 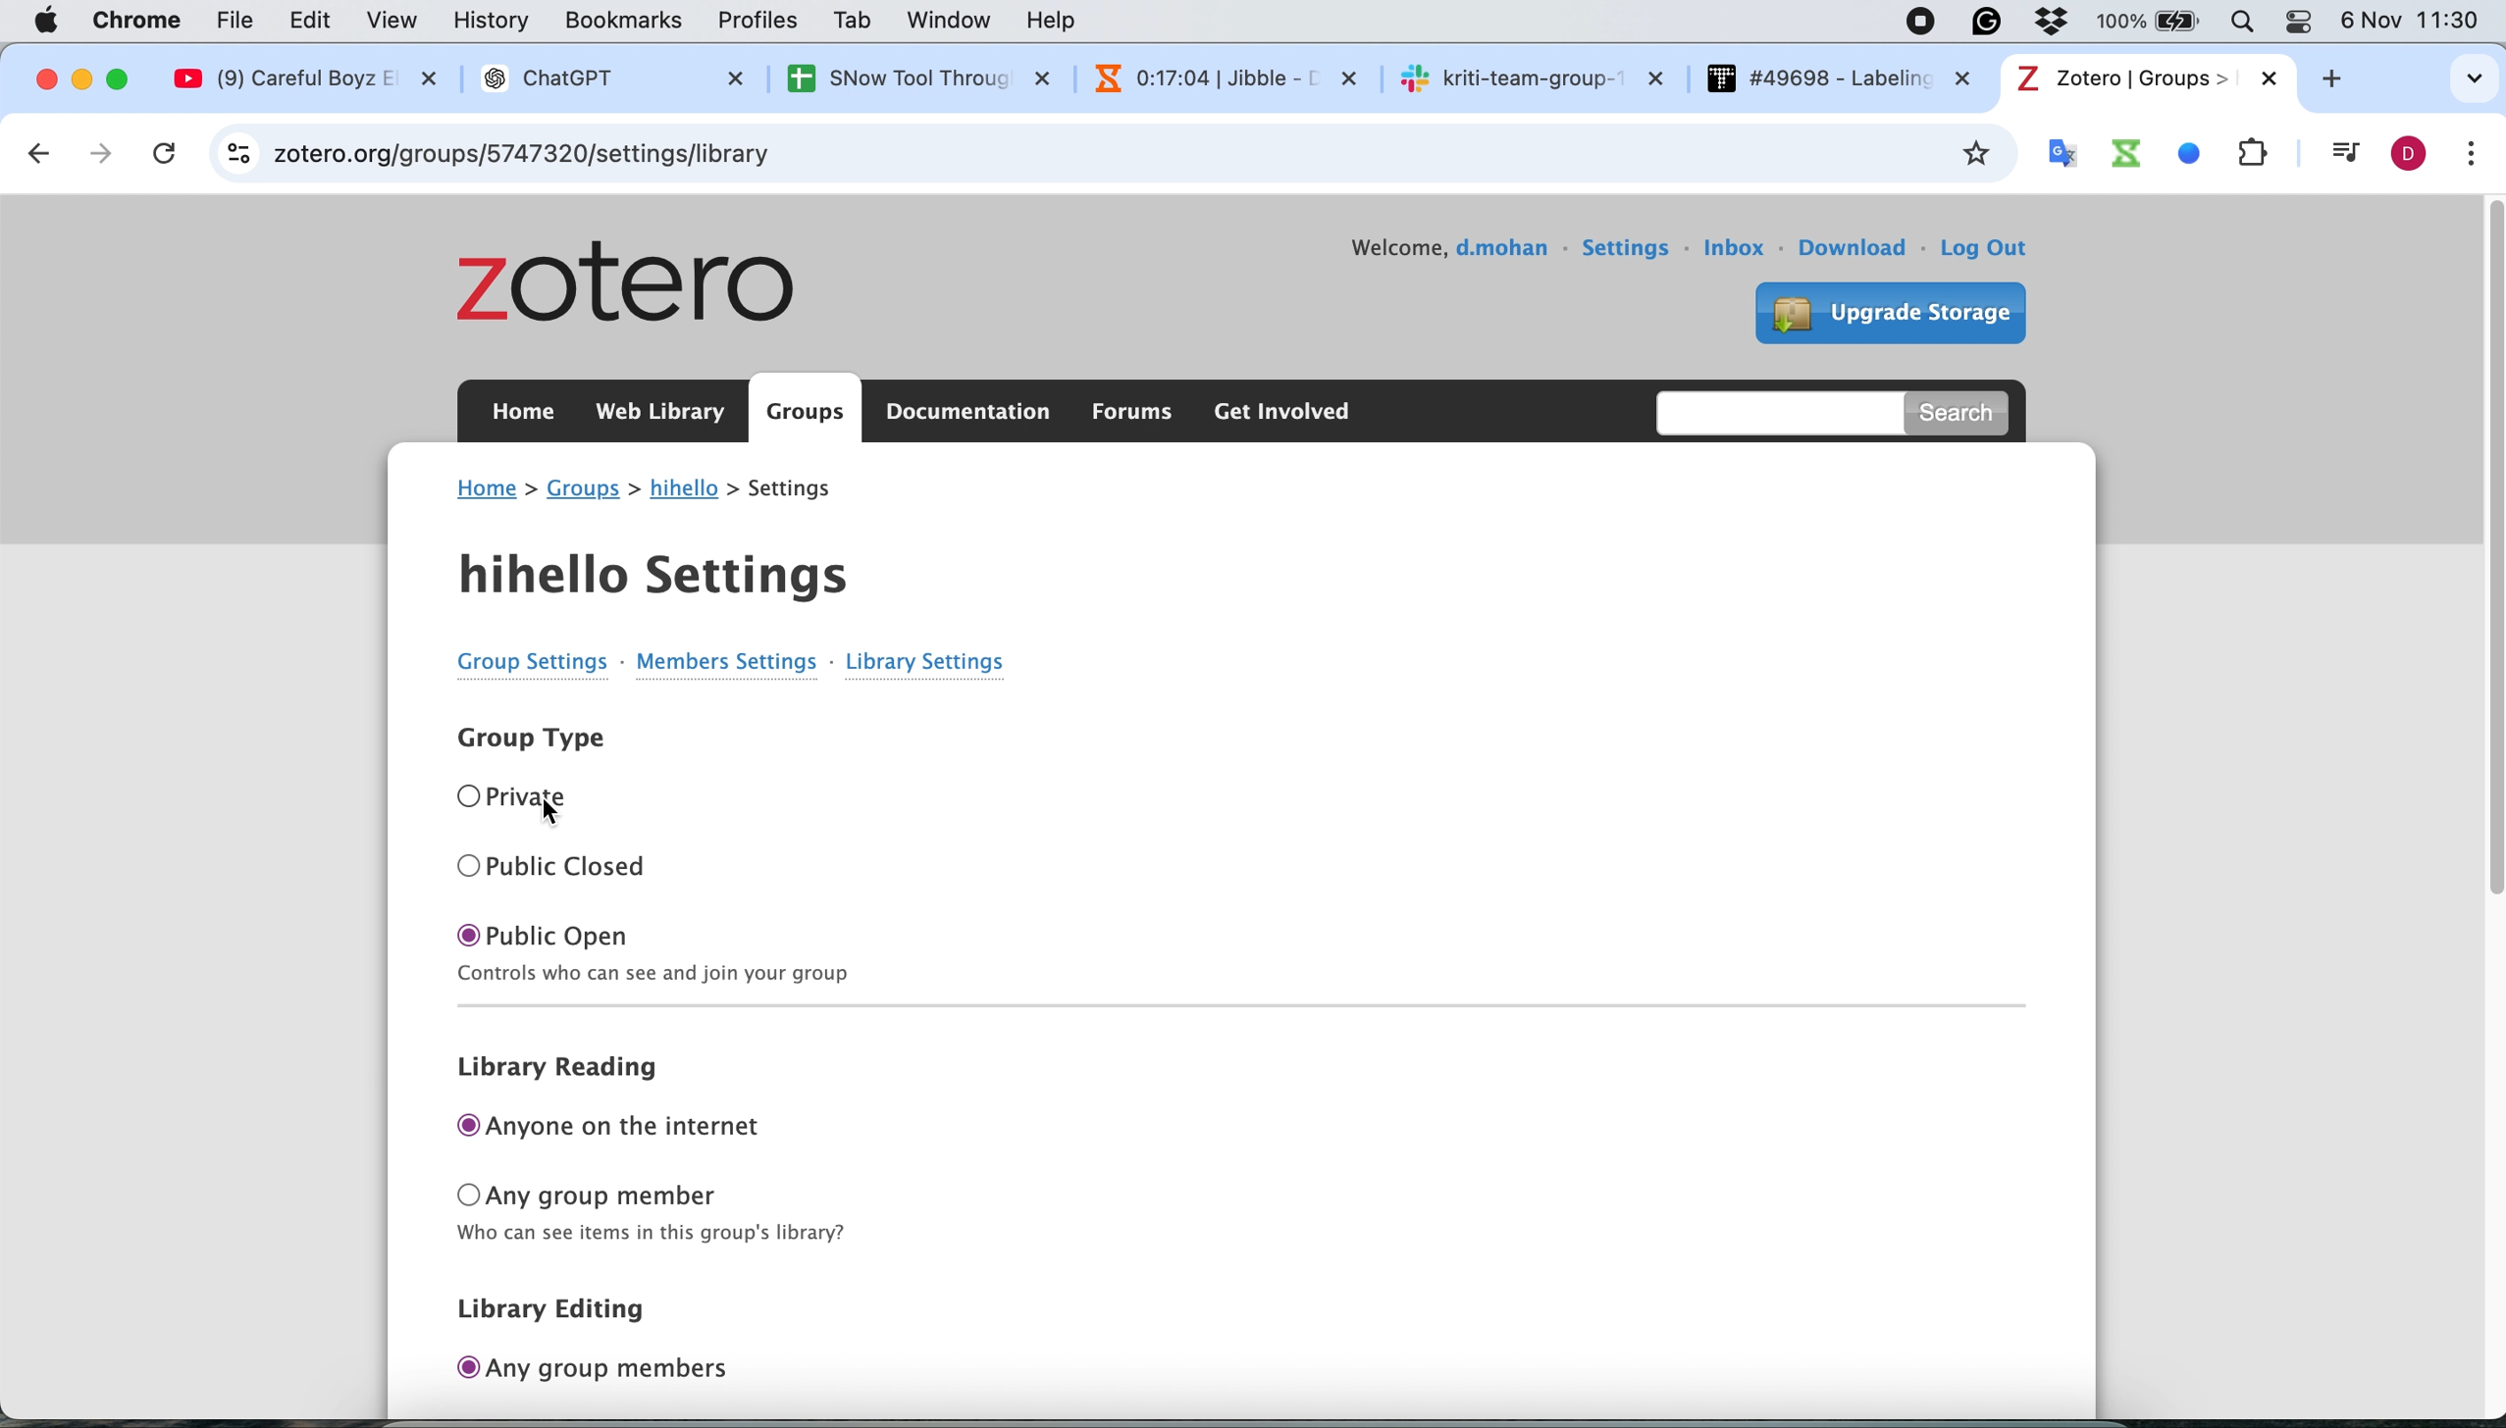 What do you see at coordinates (552, 862) in the screenshot?
I see `O Public Closed` at bounding box center [552, 862].